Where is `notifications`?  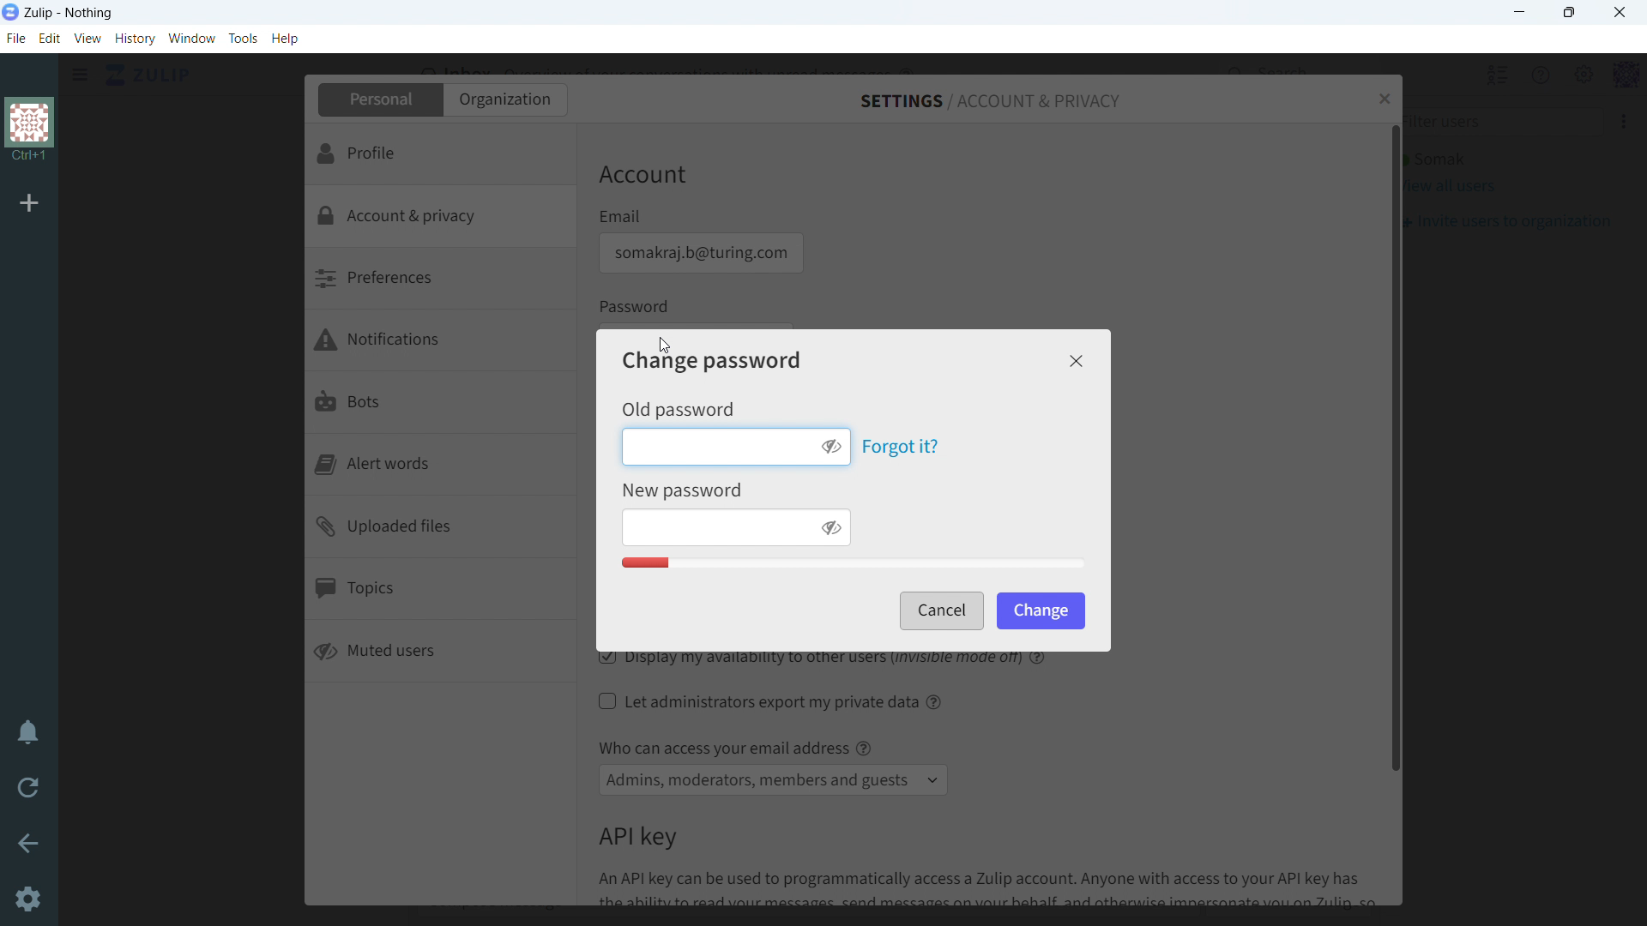
notifications is located at coordinates (442, 343).